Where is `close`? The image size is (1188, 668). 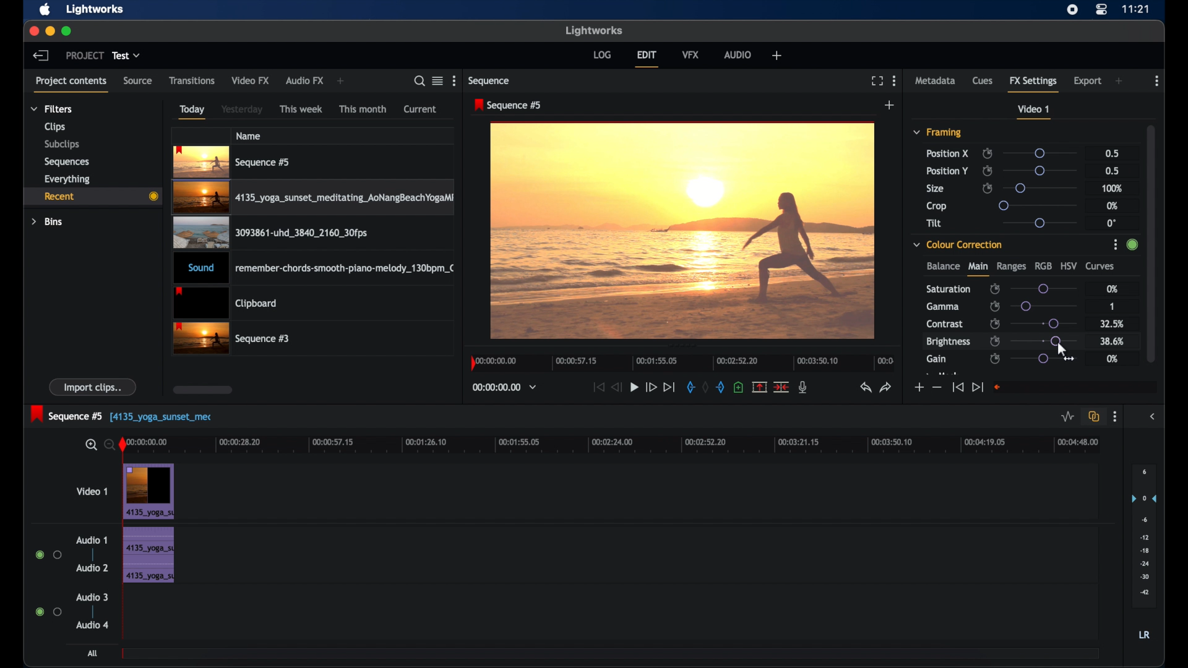 close is located at coordinates (33, 30).